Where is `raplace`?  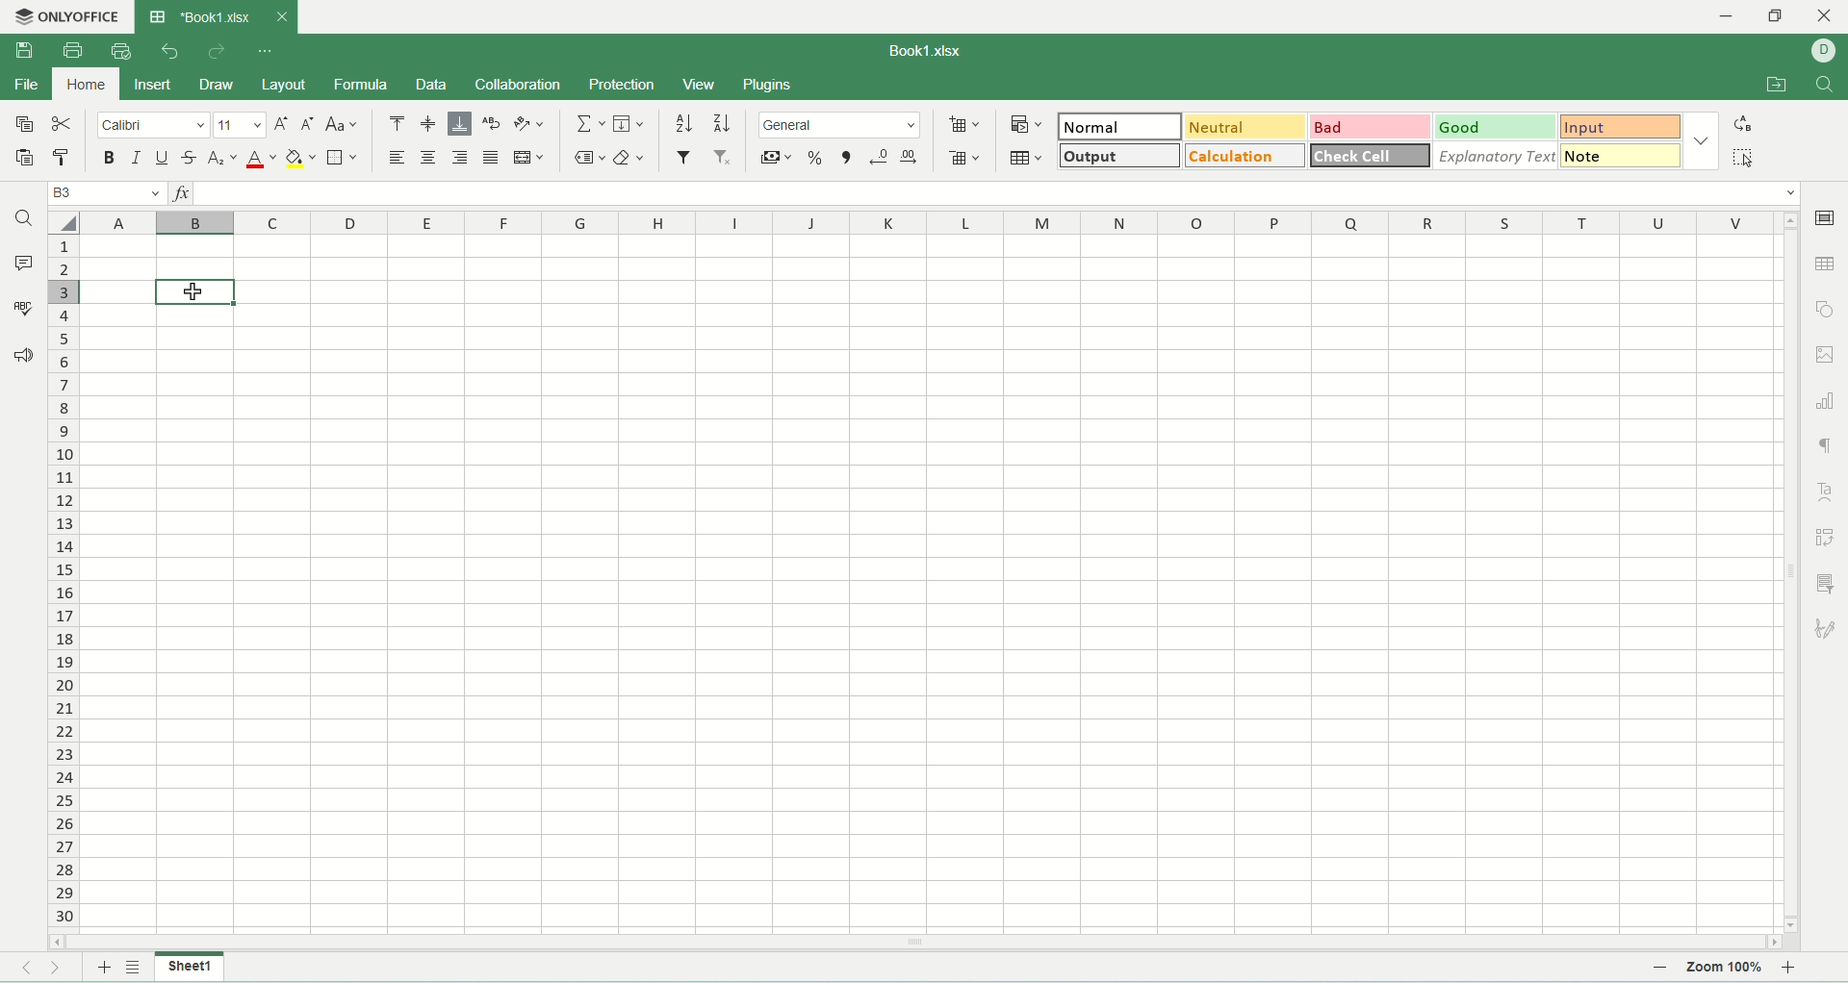 raplace is located at coordinates (1746, 123).